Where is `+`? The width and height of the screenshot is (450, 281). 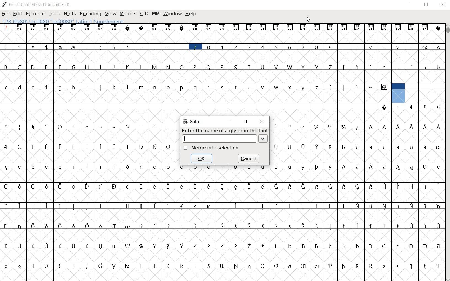 + is located at coordinates (142, 47).